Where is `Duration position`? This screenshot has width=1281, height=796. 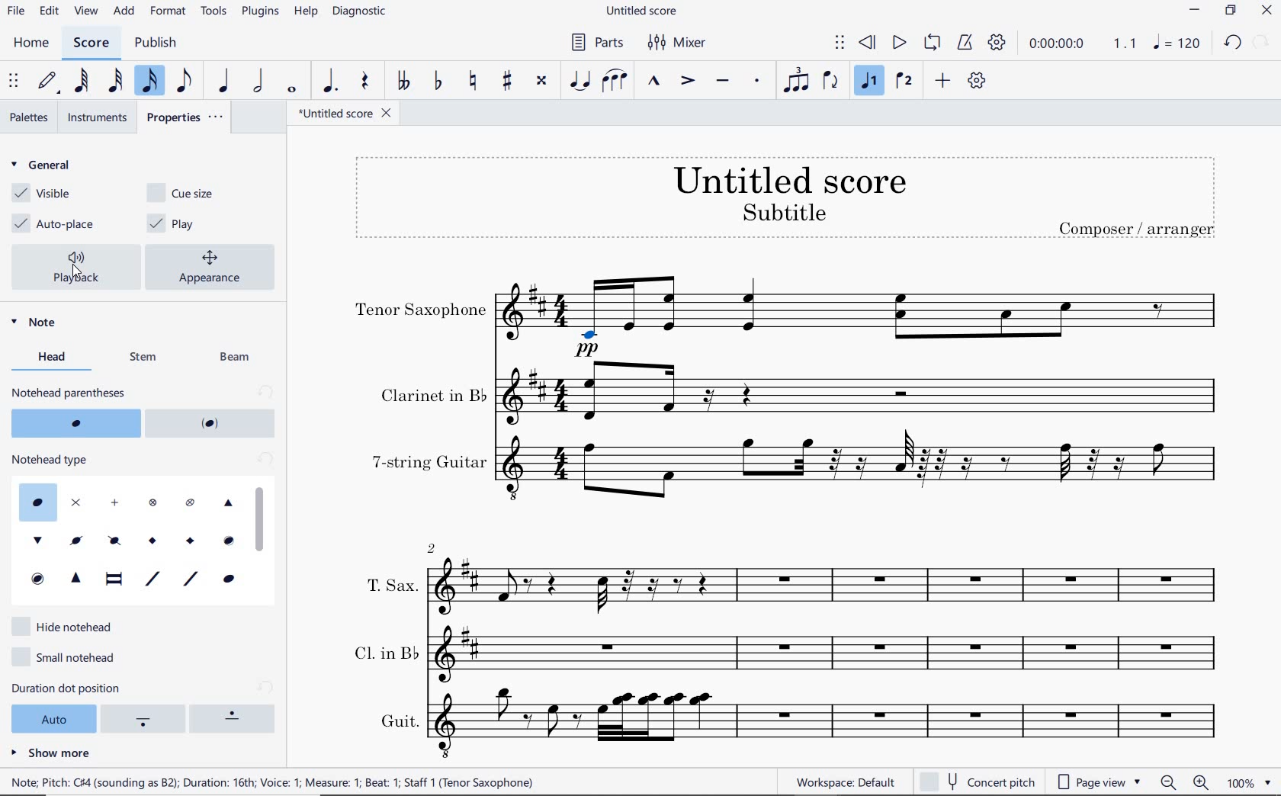 Duration position is located at coordinates (236, 718).